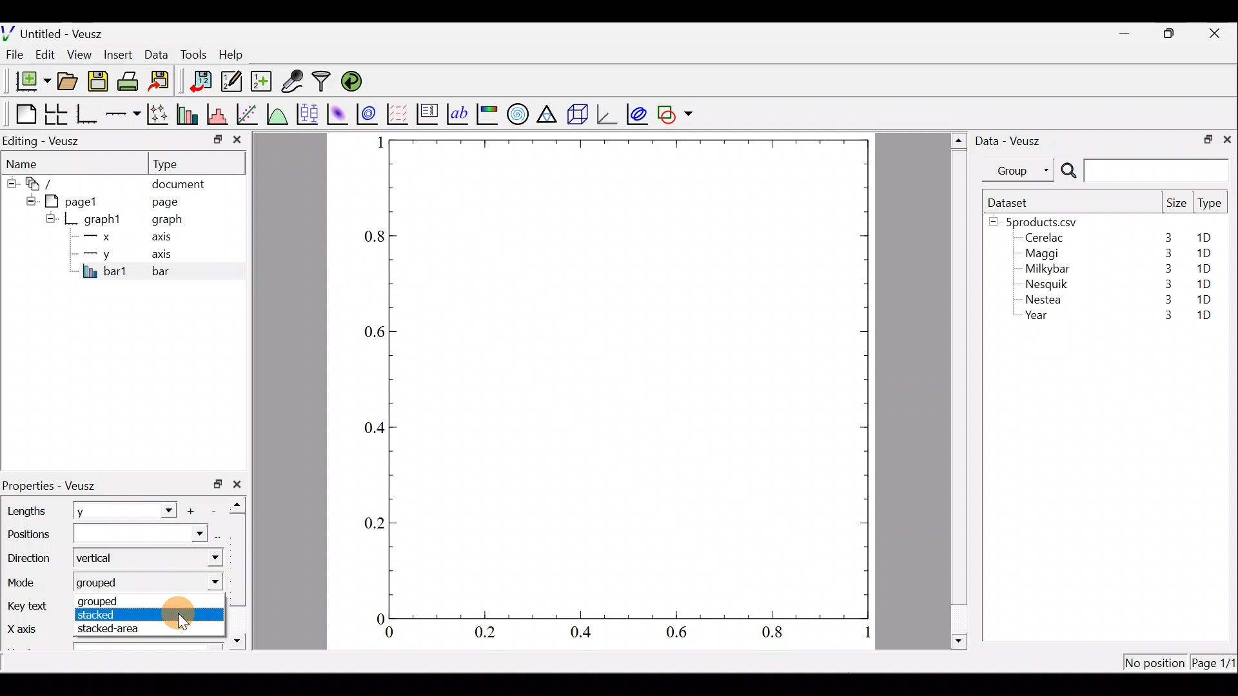 This screenshot has width=1238, height=696. I want to click on bar, so click(182, 271).